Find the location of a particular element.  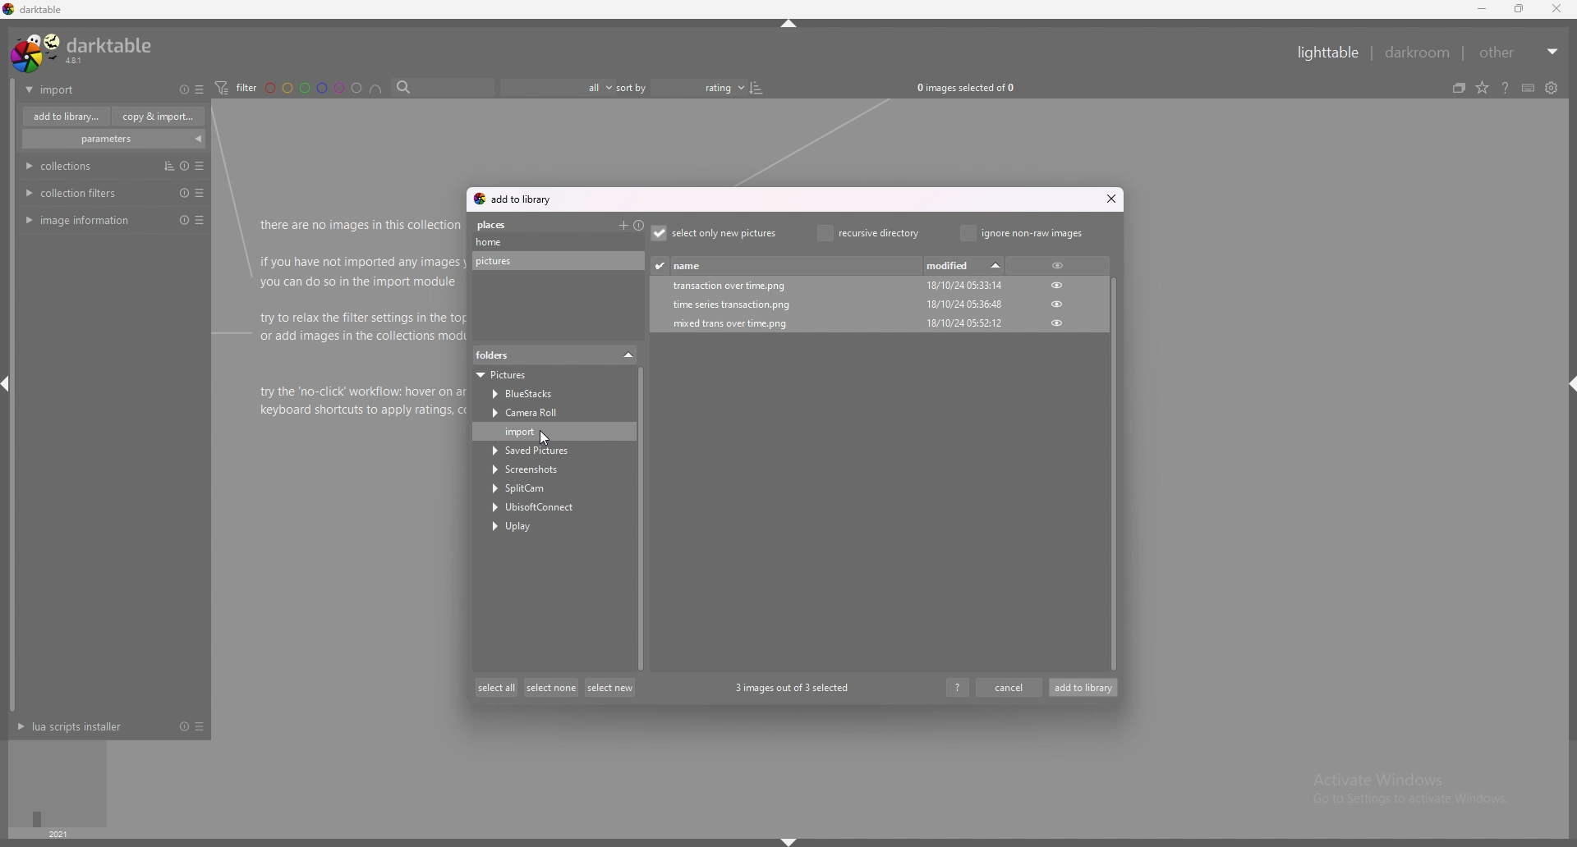

hide is located at coordinates (1056, 304).